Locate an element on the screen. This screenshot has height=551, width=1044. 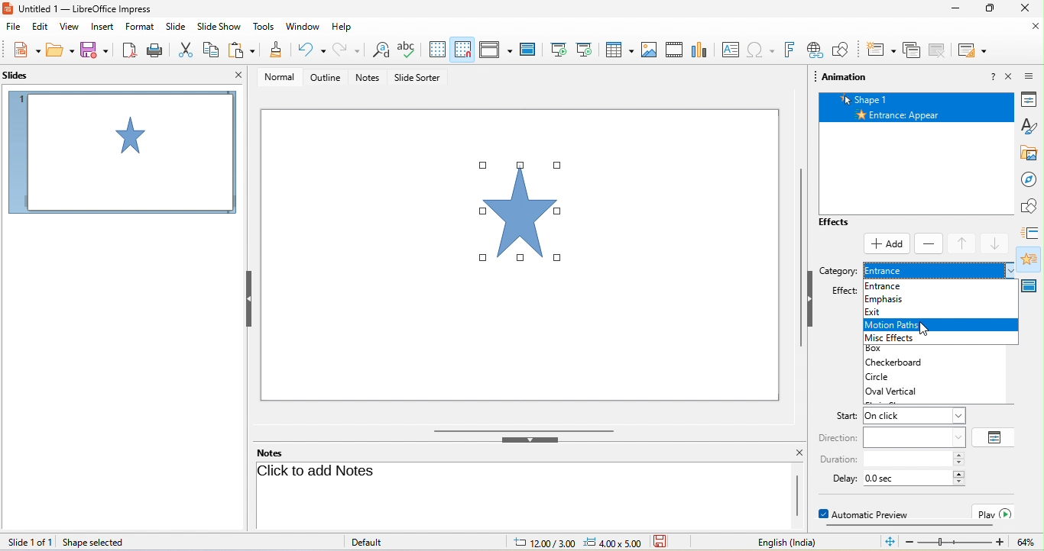
image is located at coordinates (647, 50).